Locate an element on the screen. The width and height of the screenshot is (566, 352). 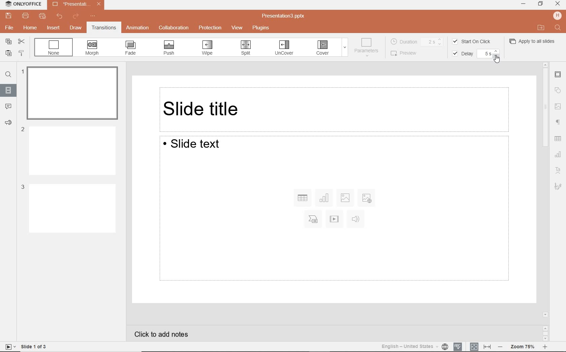
Slide 3 is located at coordinates (68, 208).